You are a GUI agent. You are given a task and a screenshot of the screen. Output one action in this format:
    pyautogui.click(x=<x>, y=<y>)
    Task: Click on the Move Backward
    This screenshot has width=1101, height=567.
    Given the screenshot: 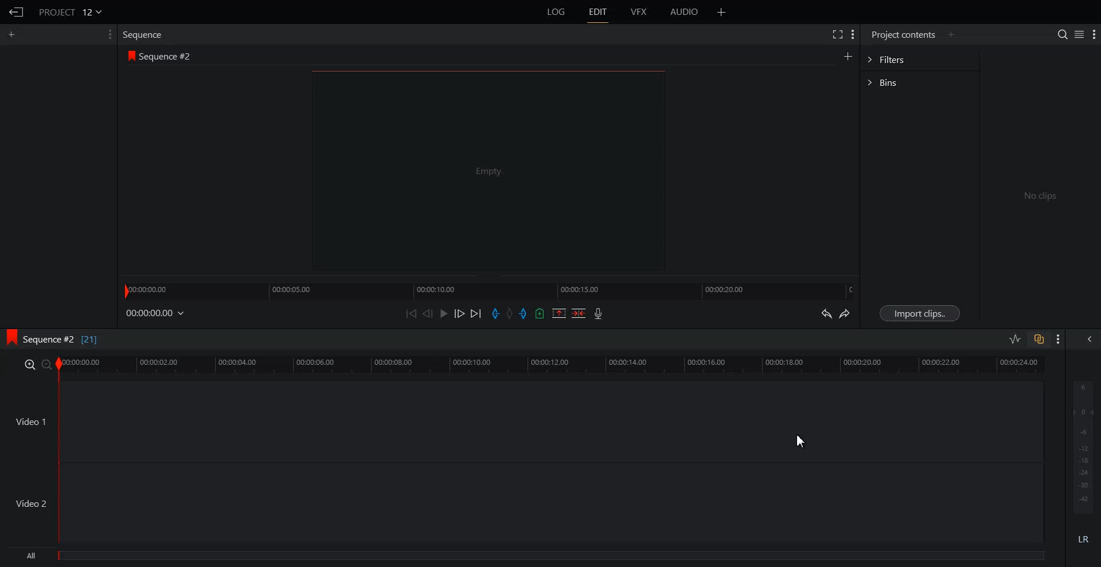 What is the action you would take?
    pyautogui.click(x=412, y=313)
    